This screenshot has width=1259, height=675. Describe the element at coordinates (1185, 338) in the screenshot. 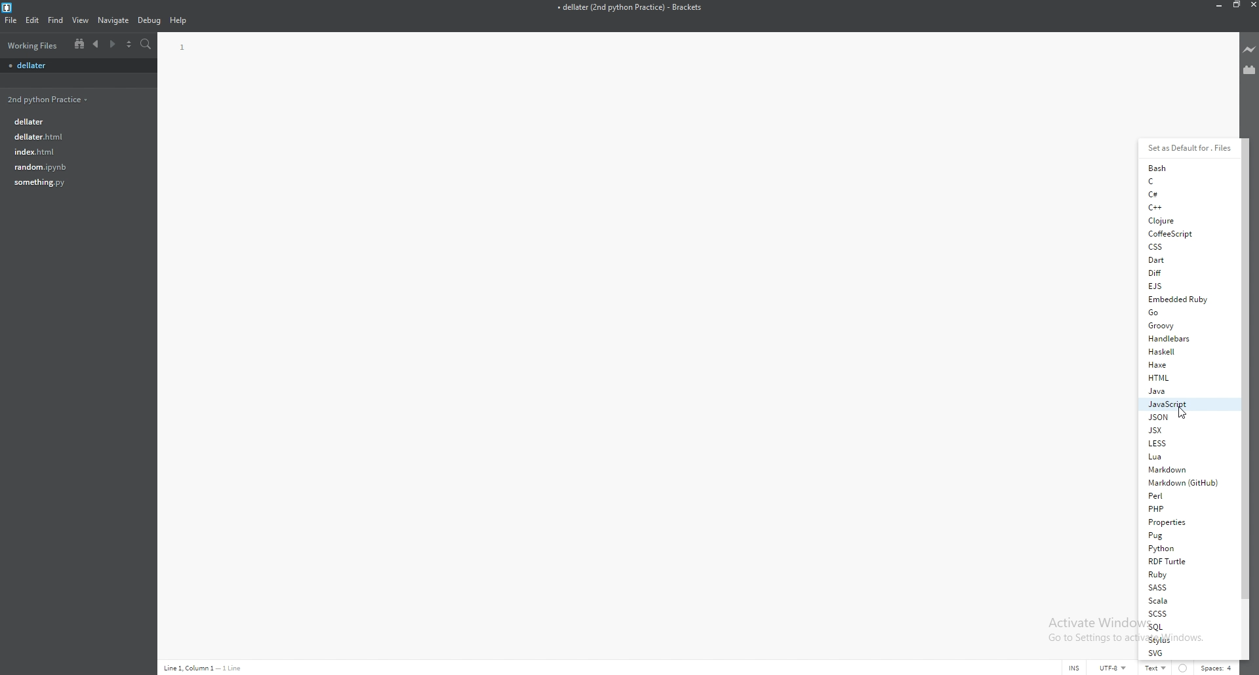

I see `handlebars` at that location.